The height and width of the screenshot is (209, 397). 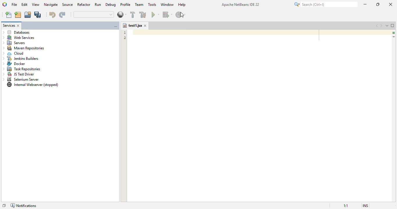 What do you see at coordinates (365, 4) in the screenshot?
I see `minimize` at bounding box center [365, 4].